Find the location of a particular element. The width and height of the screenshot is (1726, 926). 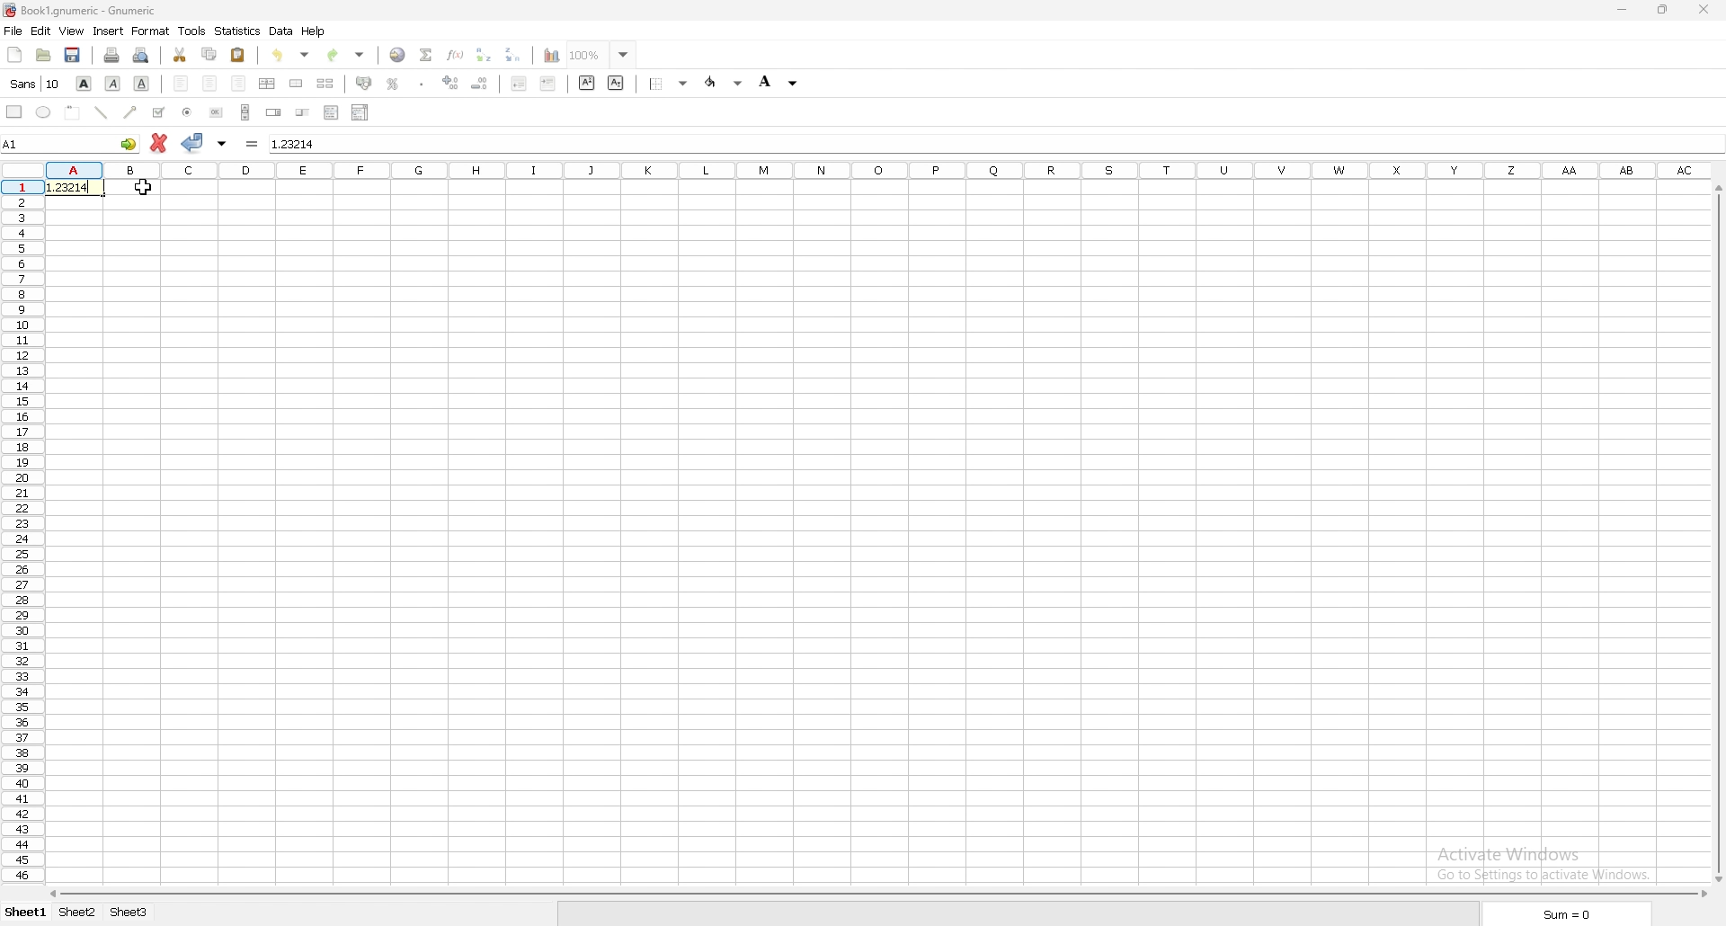

italic is located at coordinates (113, 83).